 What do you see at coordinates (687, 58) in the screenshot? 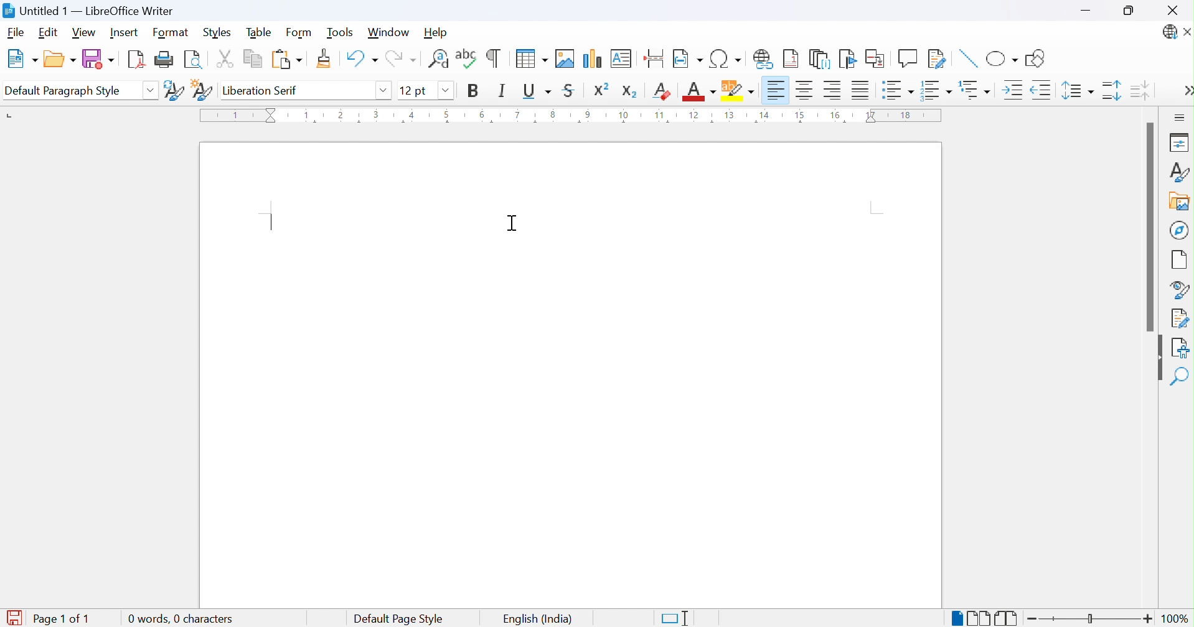
I see `Insert page field` at bounding box center [687, 58].